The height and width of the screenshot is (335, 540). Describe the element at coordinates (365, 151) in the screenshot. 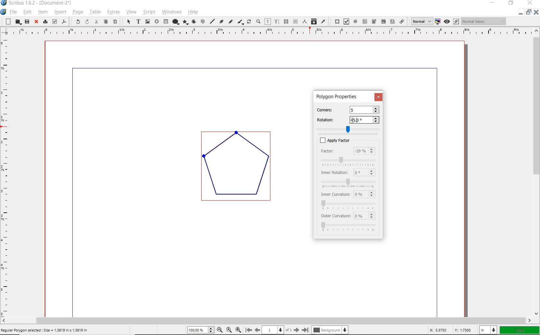

I see `input factor` at that location.